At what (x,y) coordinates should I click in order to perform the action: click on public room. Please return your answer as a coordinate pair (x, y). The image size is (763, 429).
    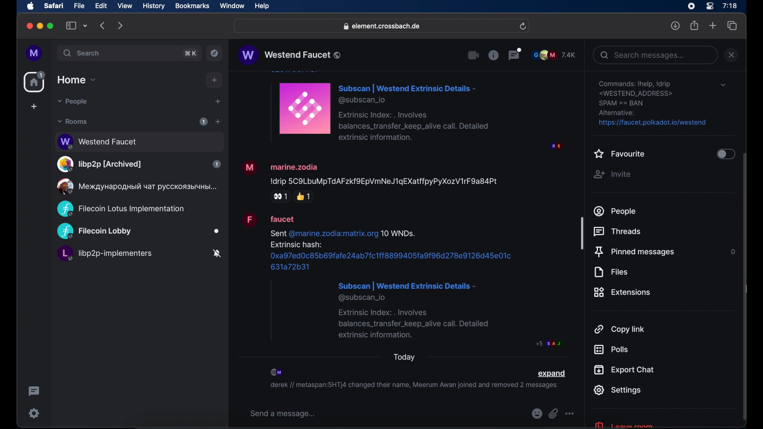
    Looking at the image, I should click on (139, 141).